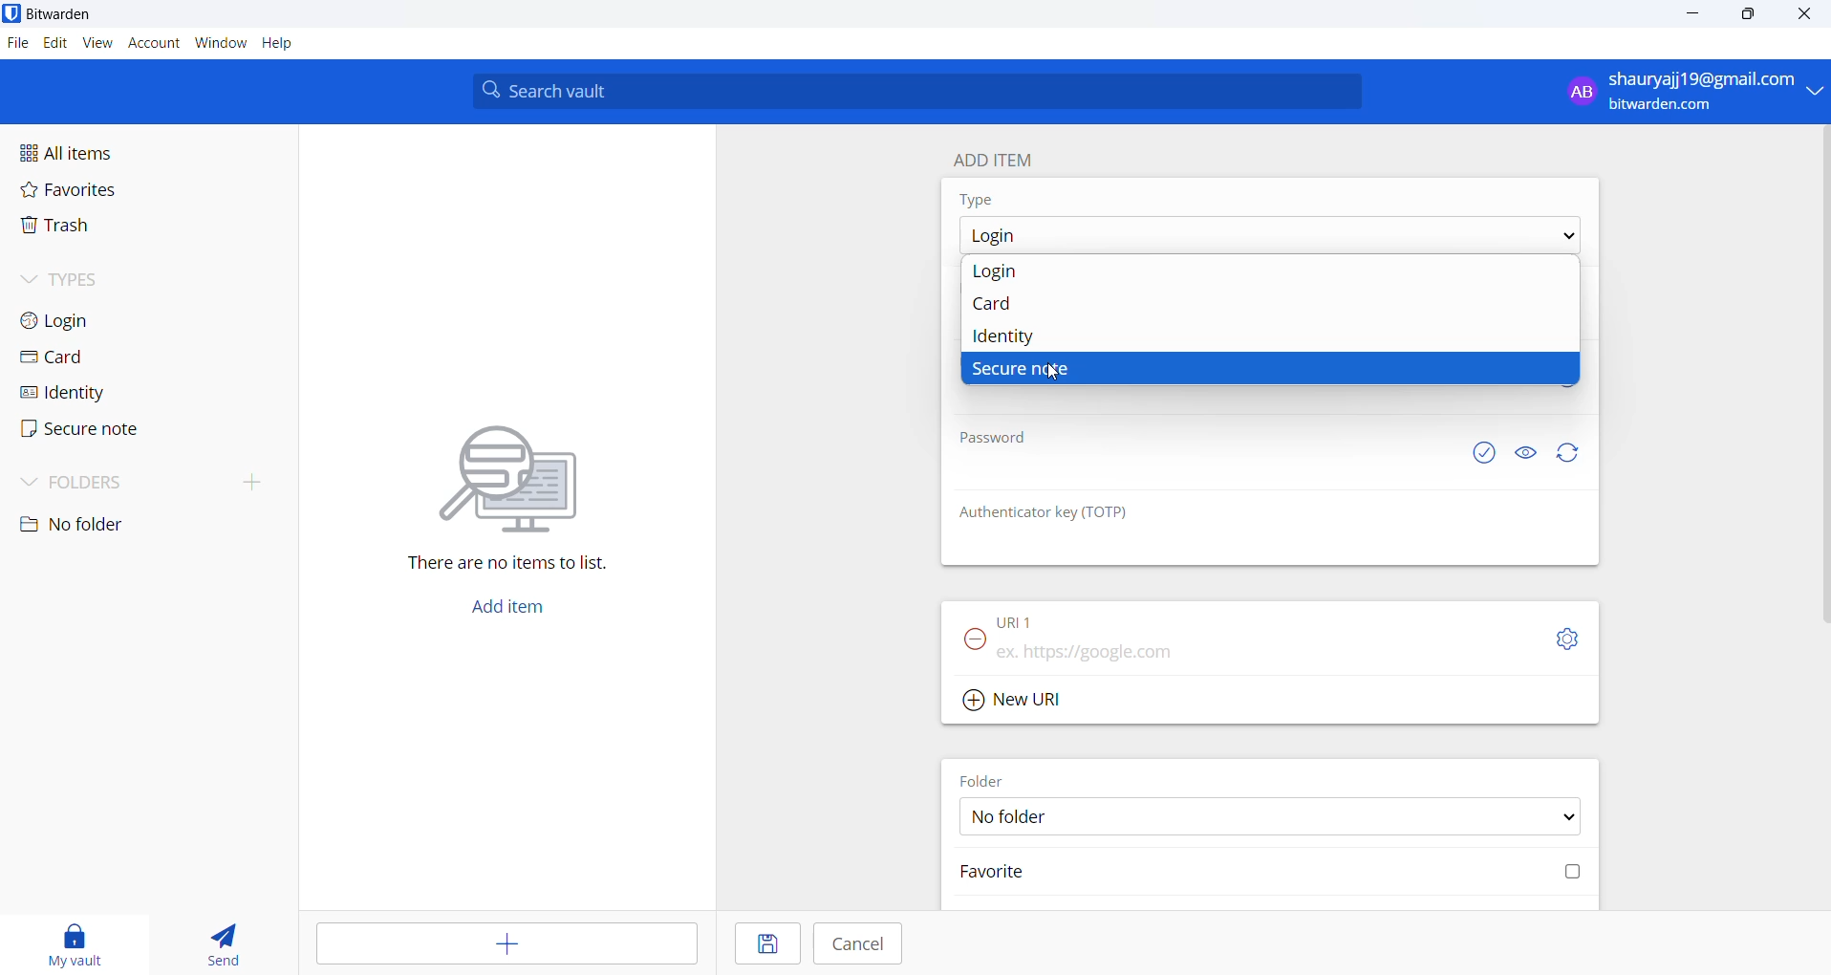 This screenshot has height=975, width=1831. What do you see at coordinates (1202, 474) in the screenshot?
I see `password textbox` at bounding box center [1202, 474].